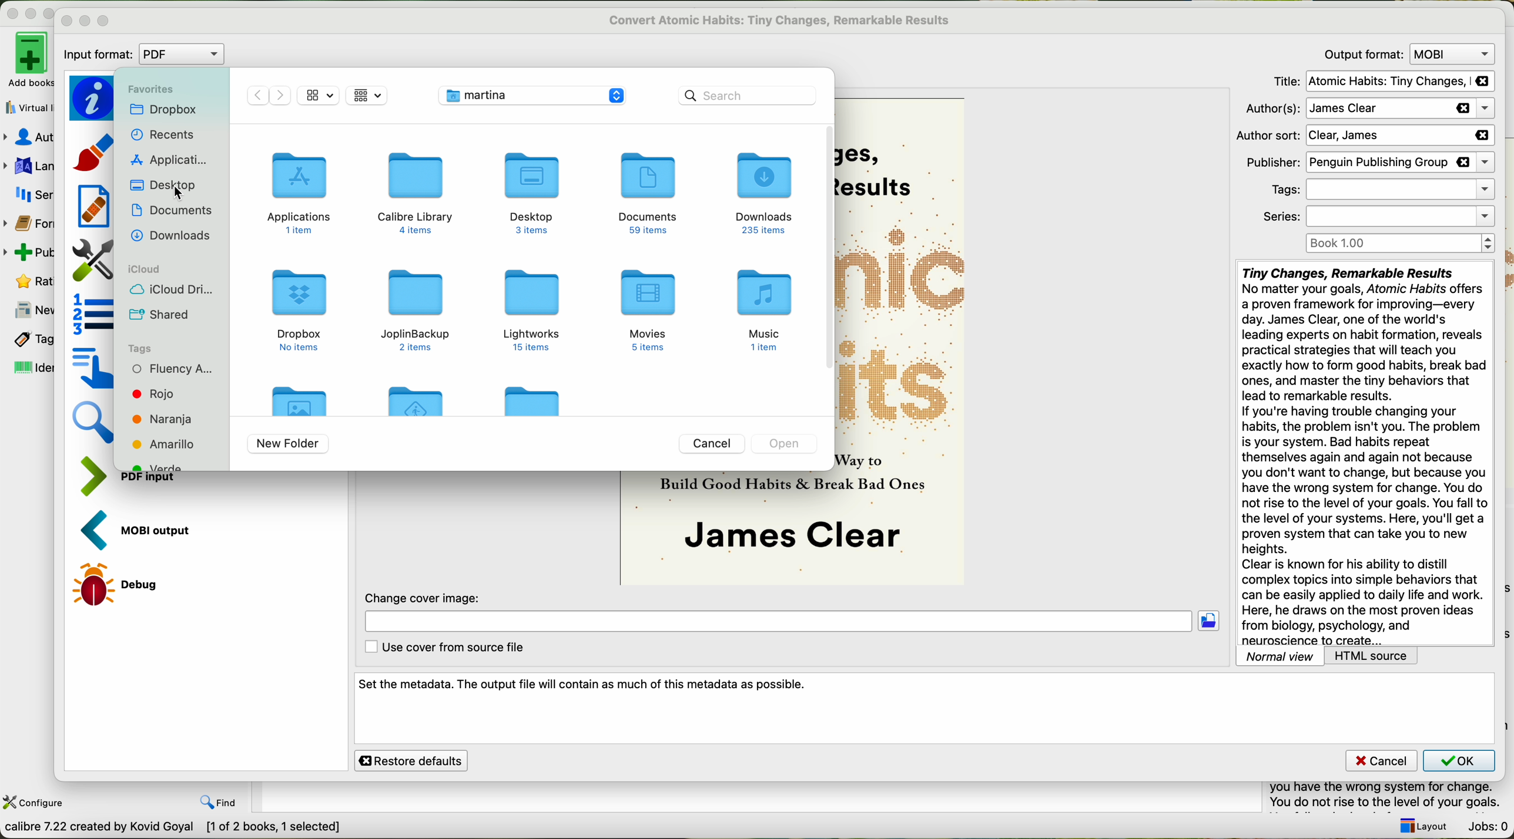 The height and width of the screenshot is (839, 1514). I want to click on disable buttons, so click(29, 11).